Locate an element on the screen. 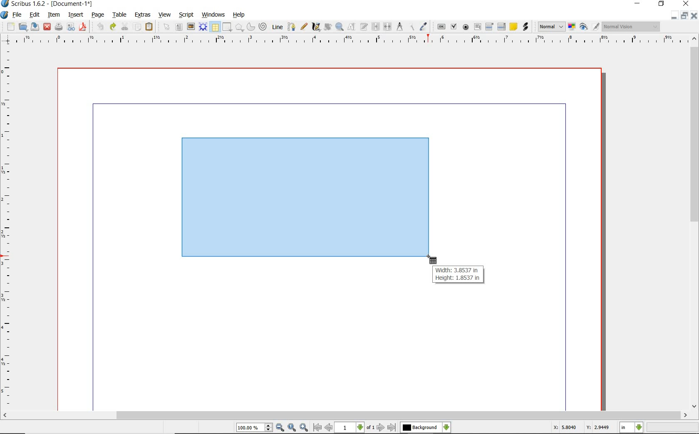 Image resolution: width=699 pixels, height=434 pixels. edit text with story editor is located at coordinates (364, 26).